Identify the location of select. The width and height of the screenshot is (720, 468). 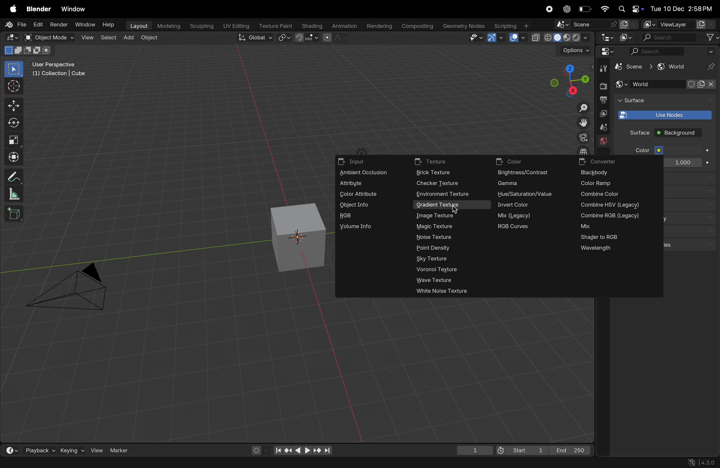
(107, 38).